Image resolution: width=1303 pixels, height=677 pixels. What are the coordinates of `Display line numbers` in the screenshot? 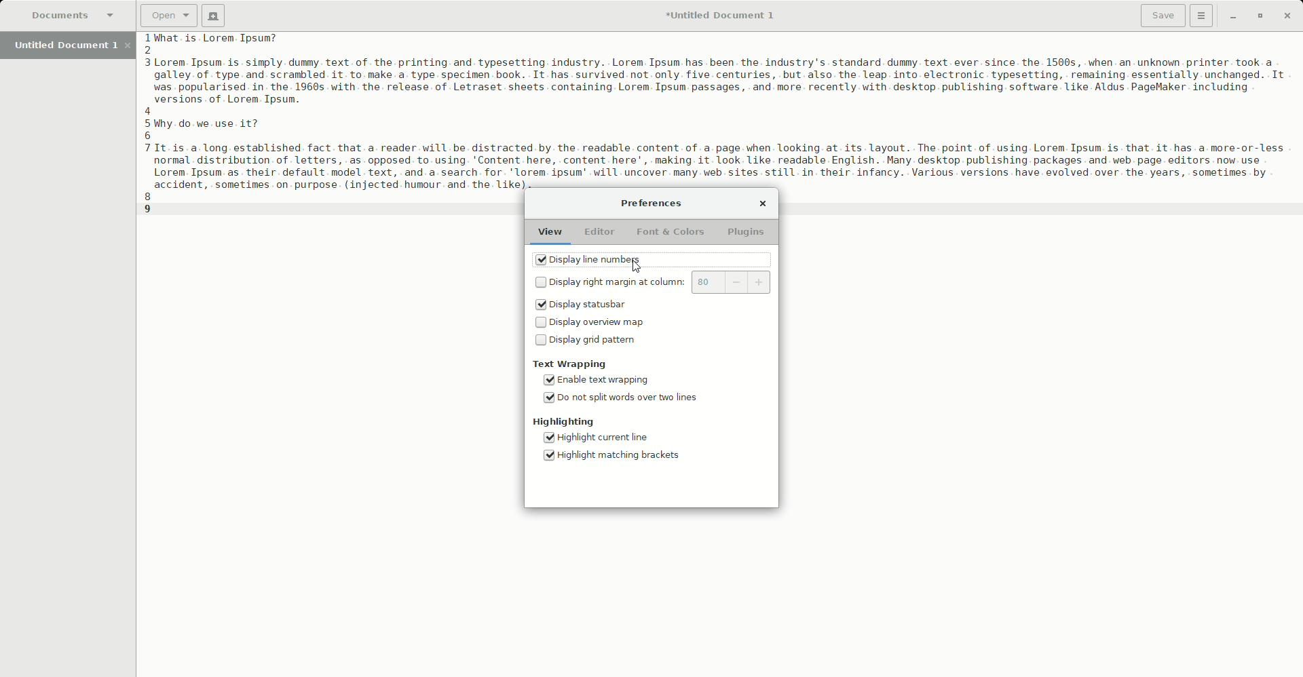 It's located at (611, 260).